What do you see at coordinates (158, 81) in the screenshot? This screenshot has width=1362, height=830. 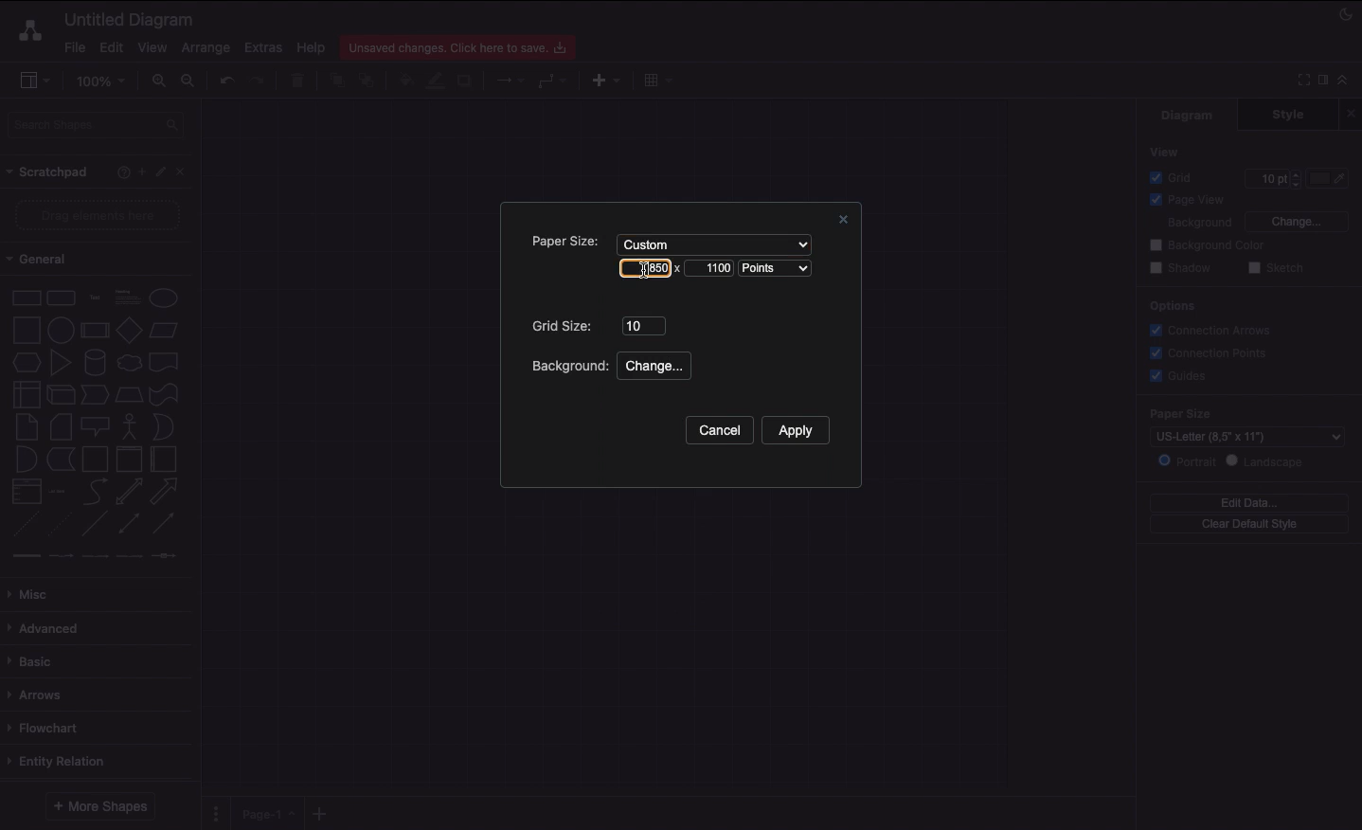 I see `Zoom in` at bounding box center [158, 81].